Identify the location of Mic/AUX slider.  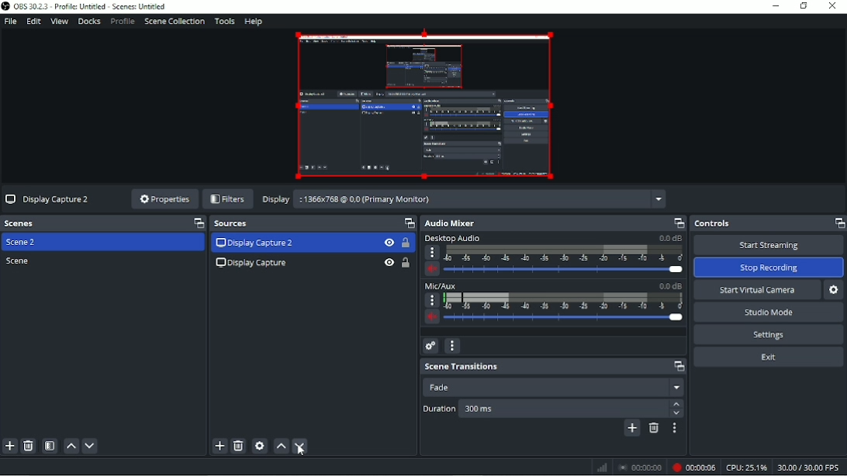
(553, 304).